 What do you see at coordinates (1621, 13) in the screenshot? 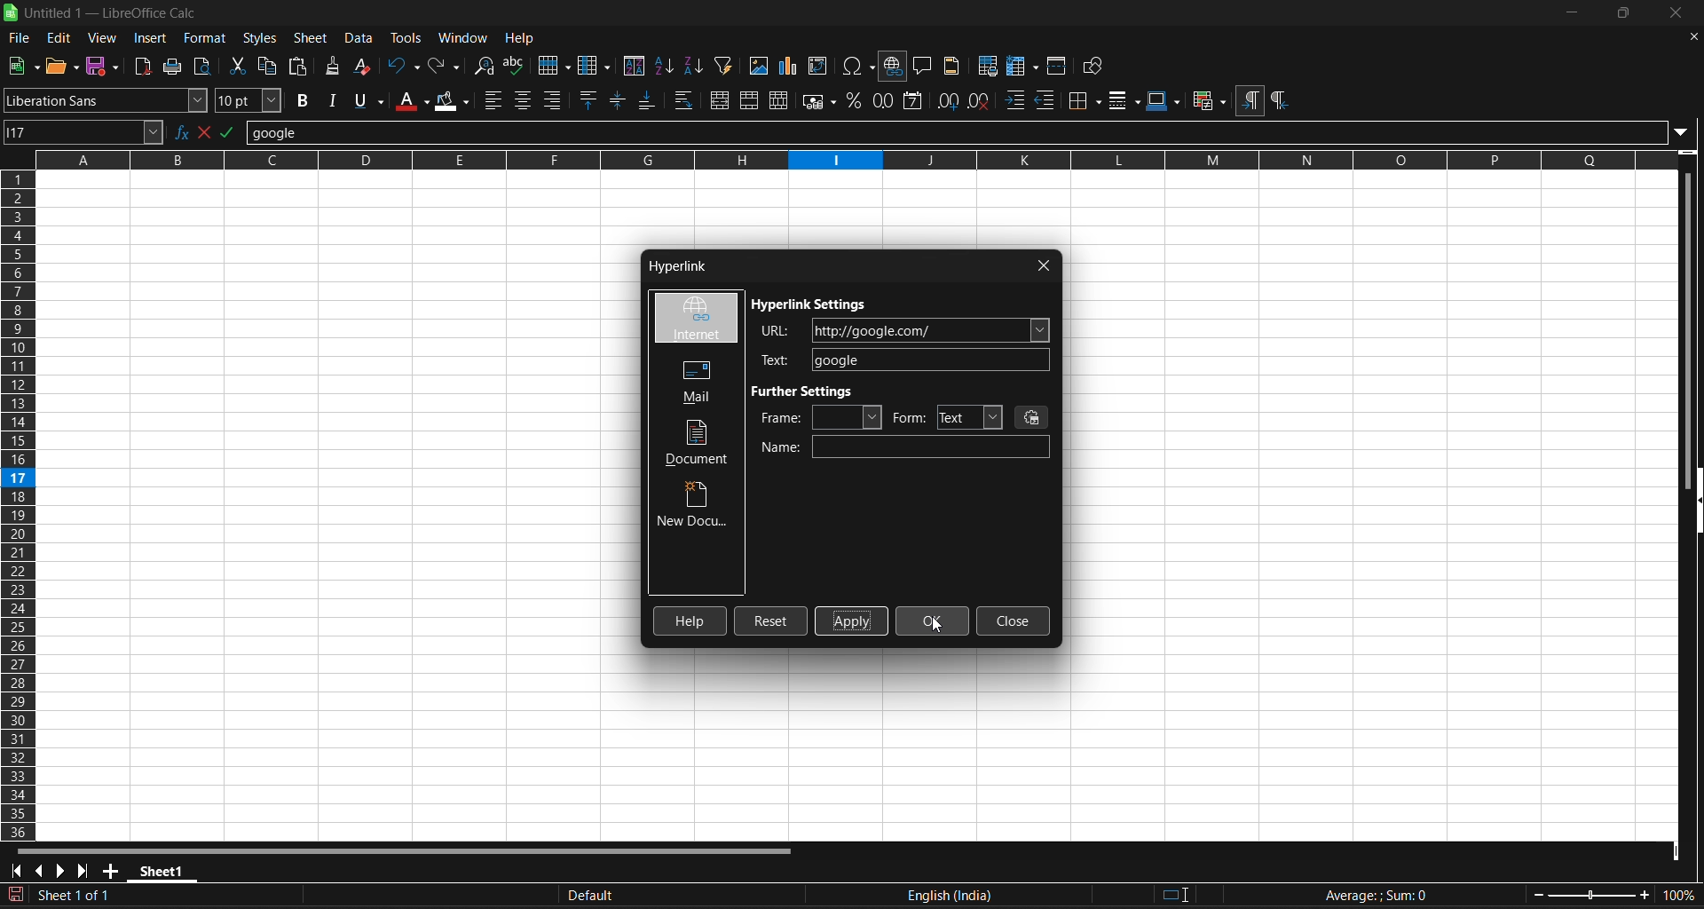
I see `maximize` at bounding box center [1621, 13].